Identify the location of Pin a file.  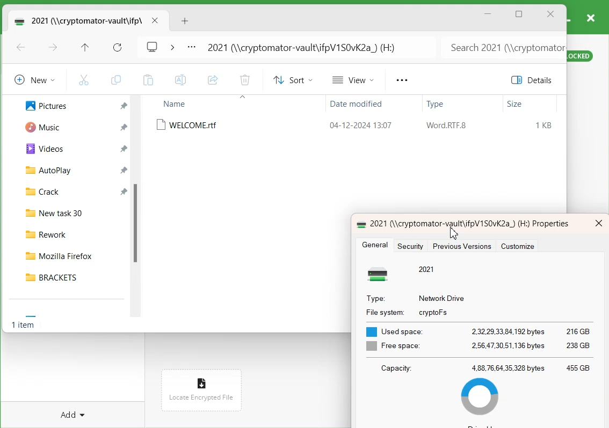
(124, 127).